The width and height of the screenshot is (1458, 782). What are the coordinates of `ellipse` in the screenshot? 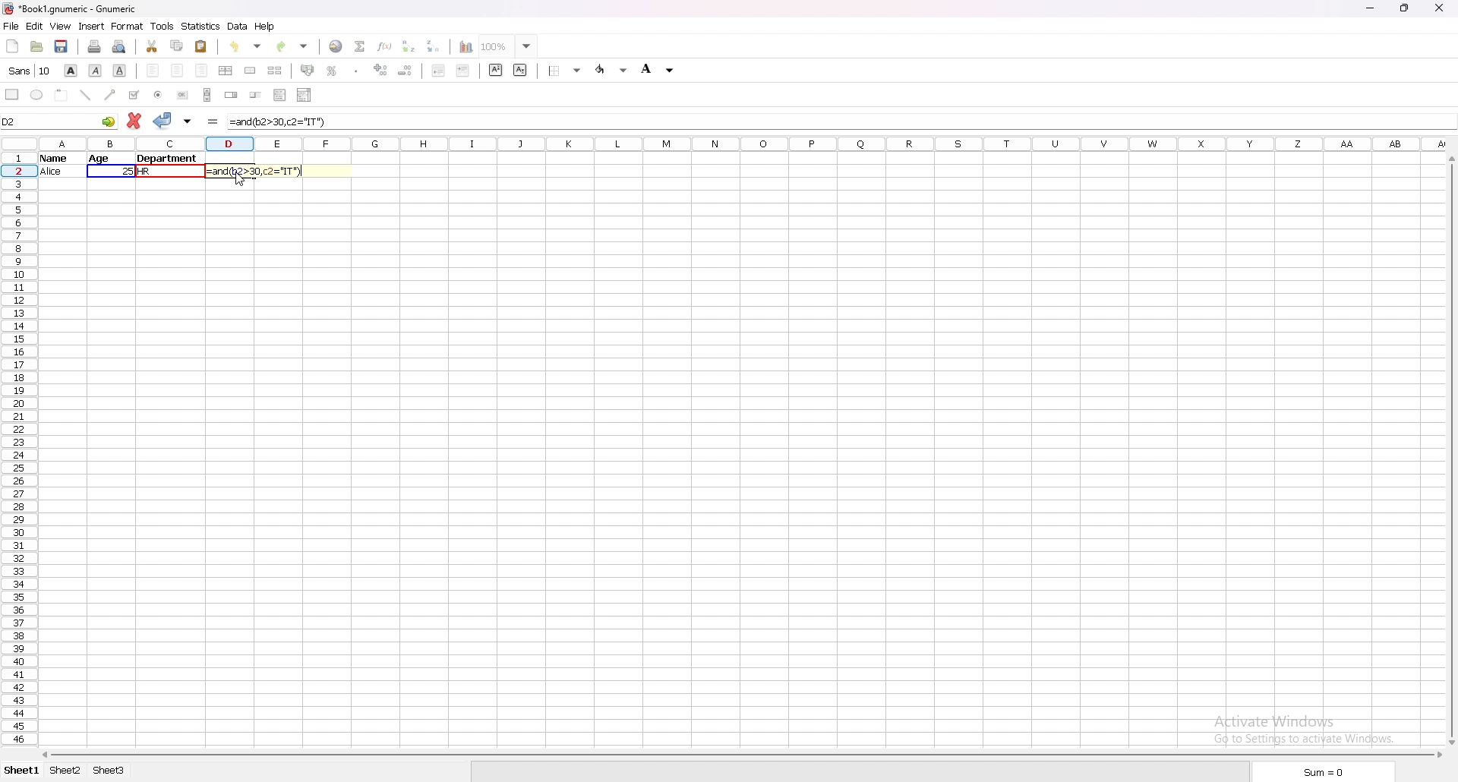 It's located at (37, 94).